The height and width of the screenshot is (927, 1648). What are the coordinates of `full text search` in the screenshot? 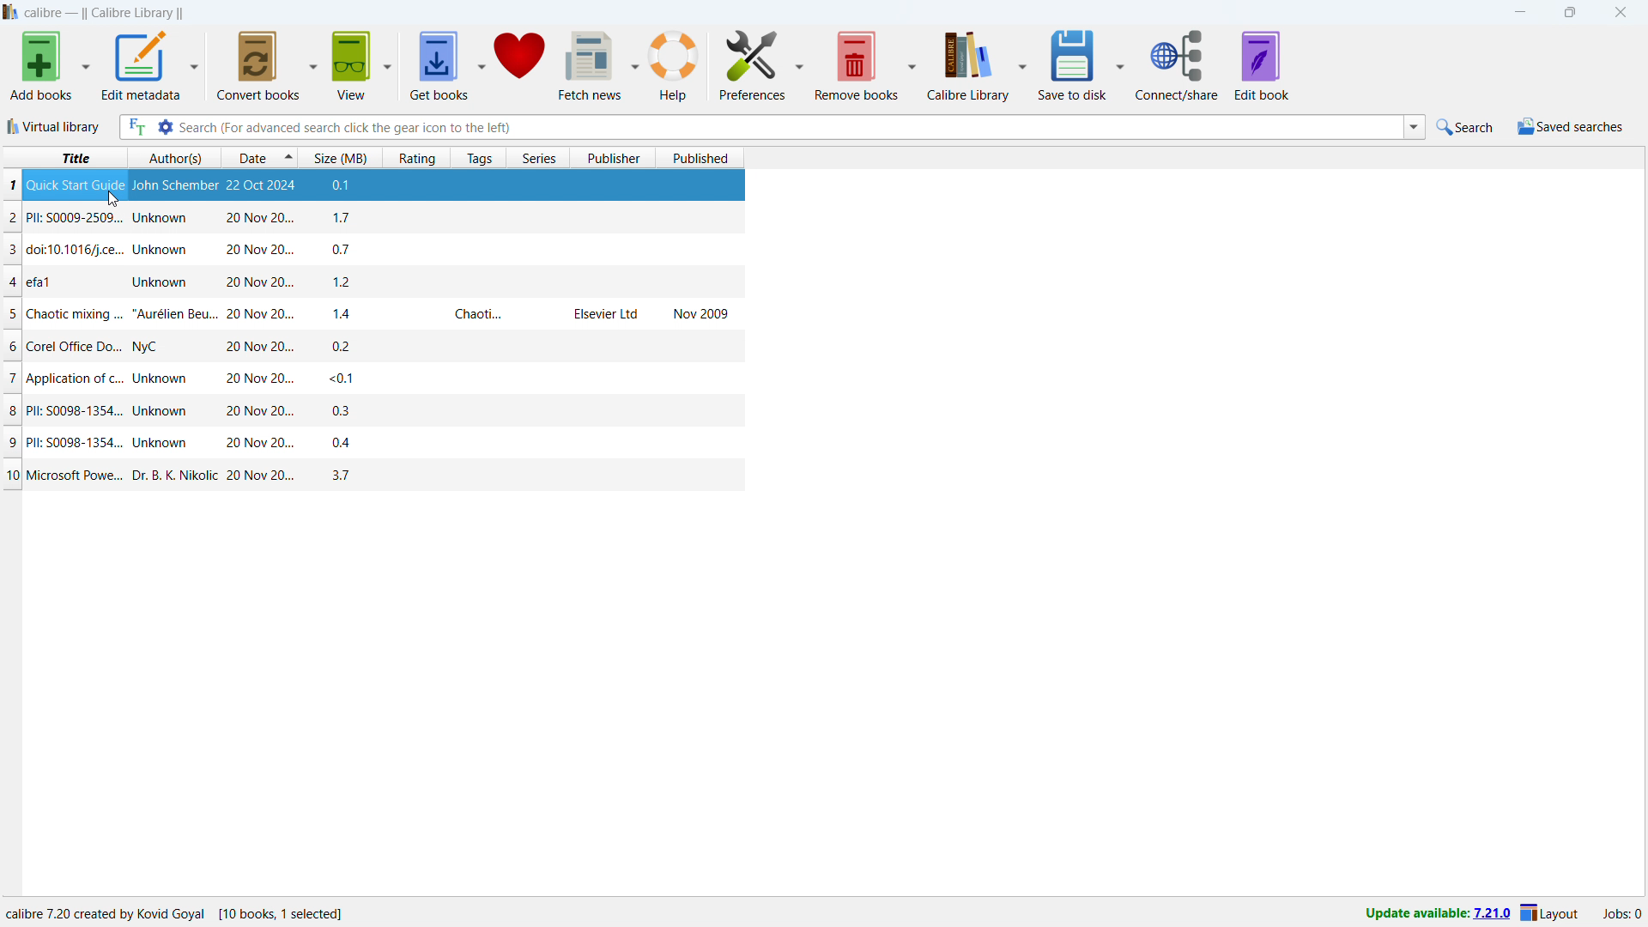 It's located at (132, 127).